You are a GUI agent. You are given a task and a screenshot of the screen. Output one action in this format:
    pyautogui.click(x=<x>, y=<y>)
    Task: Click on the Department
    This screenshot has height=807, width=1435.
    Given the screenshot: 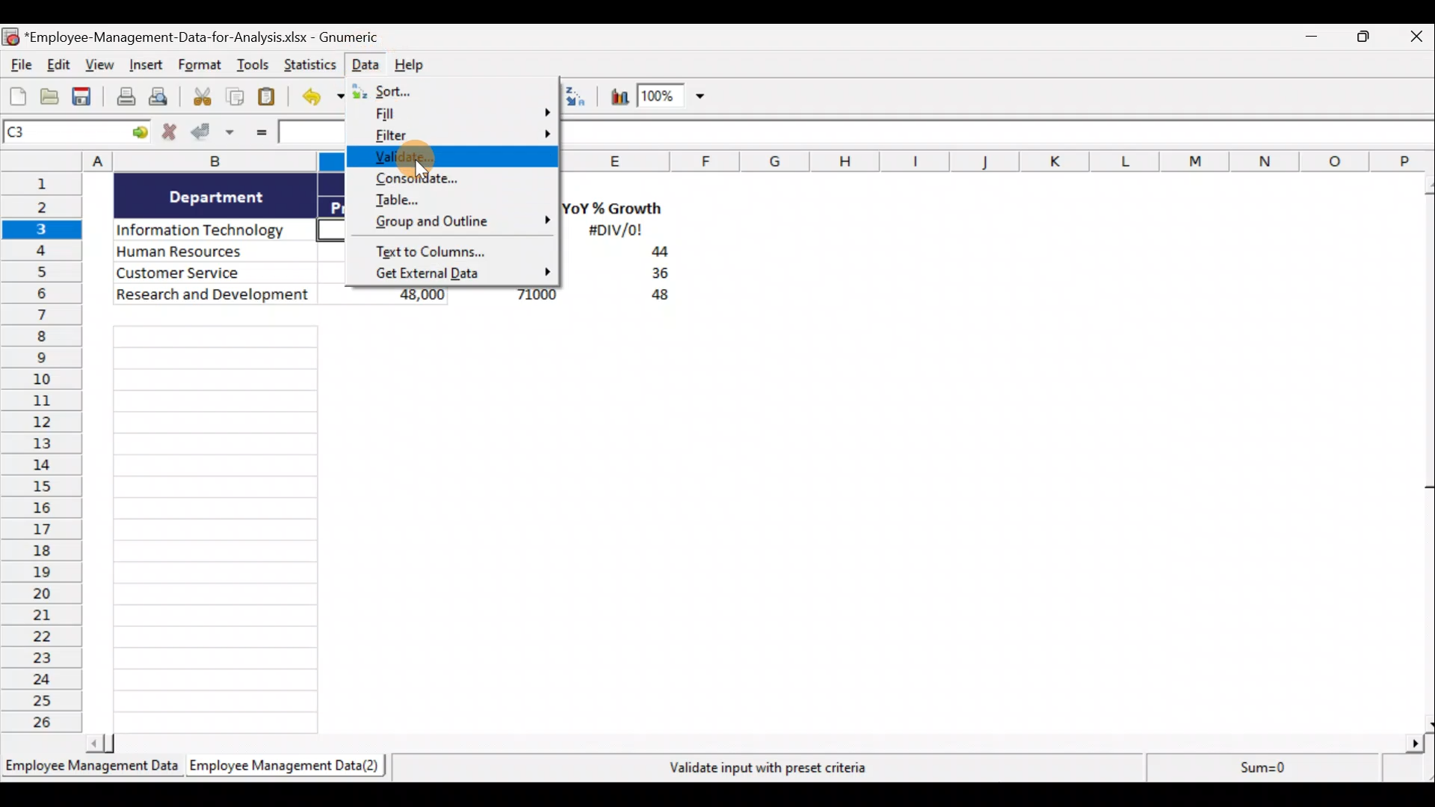 What is the action you would take?
    pyautogui.click(x=217, y=196)
    